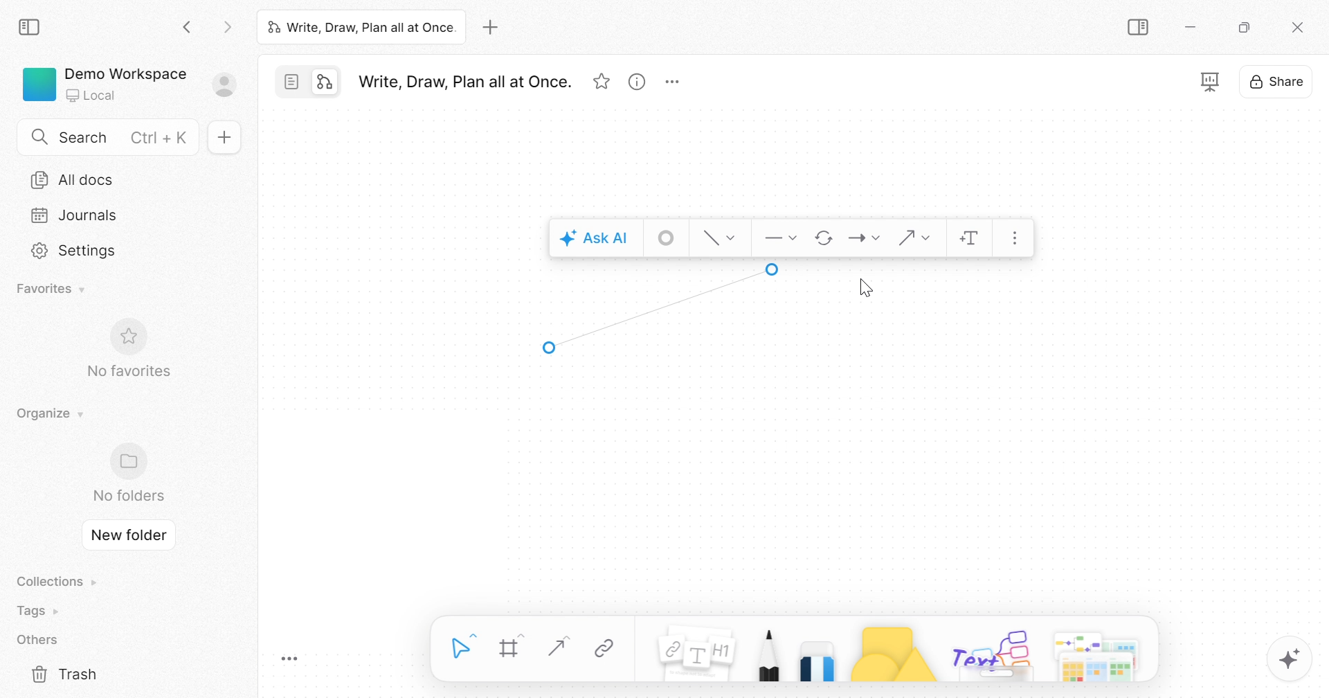  What do you see at coordinates (664, 310) in the screenshot?
I see `Arrow` at bounding box center [664, 310].